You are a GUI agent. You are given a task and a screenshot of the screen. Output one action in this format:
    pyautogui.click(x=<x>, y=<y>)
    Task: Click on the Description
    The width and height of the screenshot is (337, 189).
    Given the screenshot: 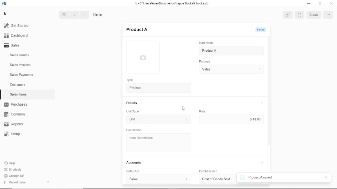 What is the action you would take?
    pyautogui.click(x=134, y=130)
    